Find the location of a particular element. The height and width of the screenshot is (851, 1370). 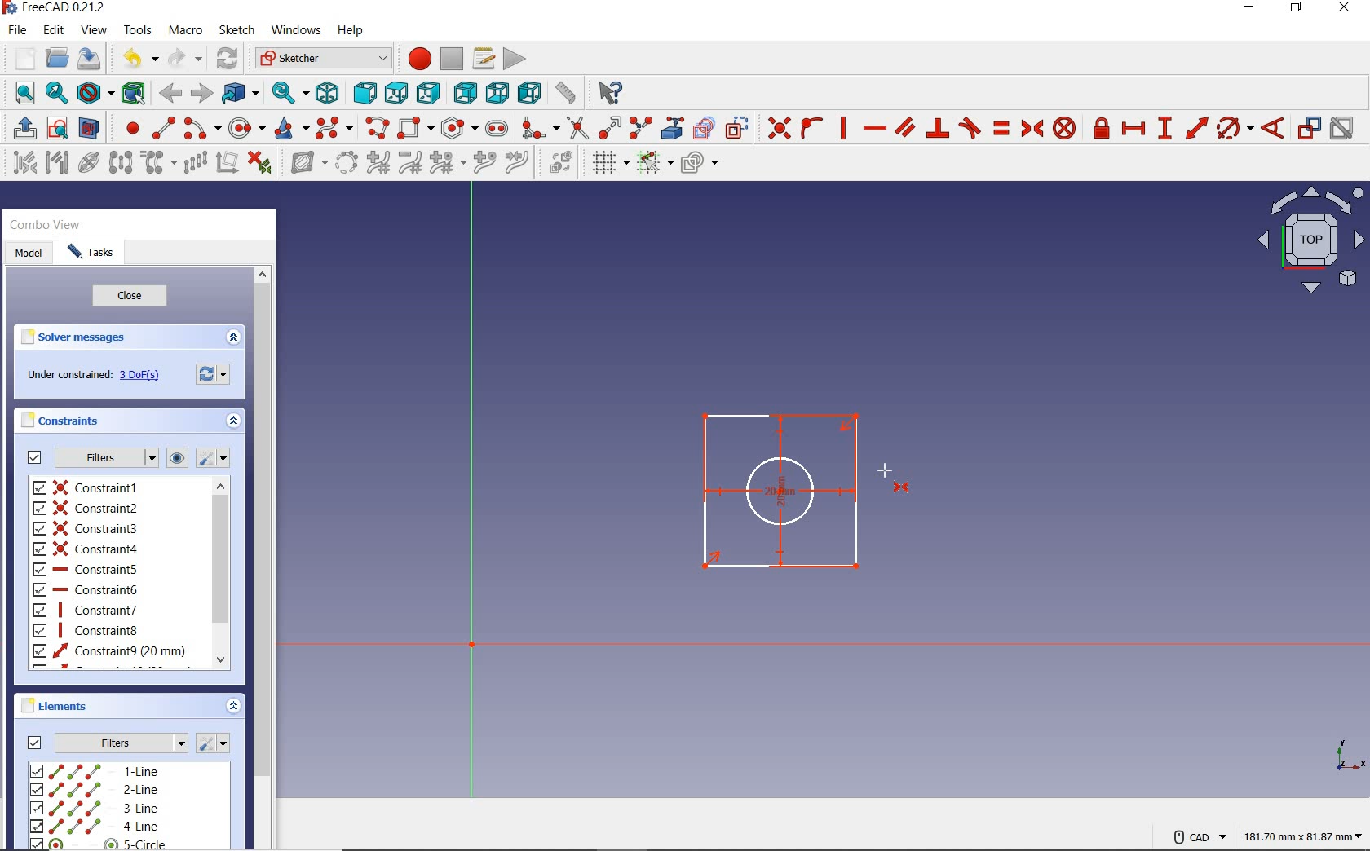

close is located at coordinates (137, 297).